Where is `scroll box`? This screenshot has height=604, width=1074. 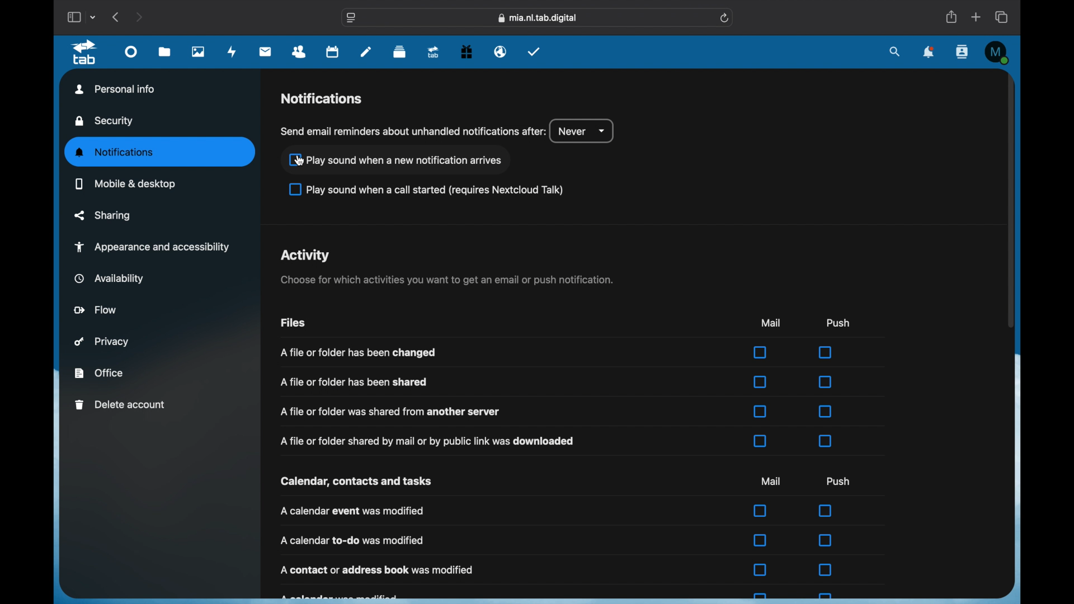 scroll box is located at coordinates (1012, 201).